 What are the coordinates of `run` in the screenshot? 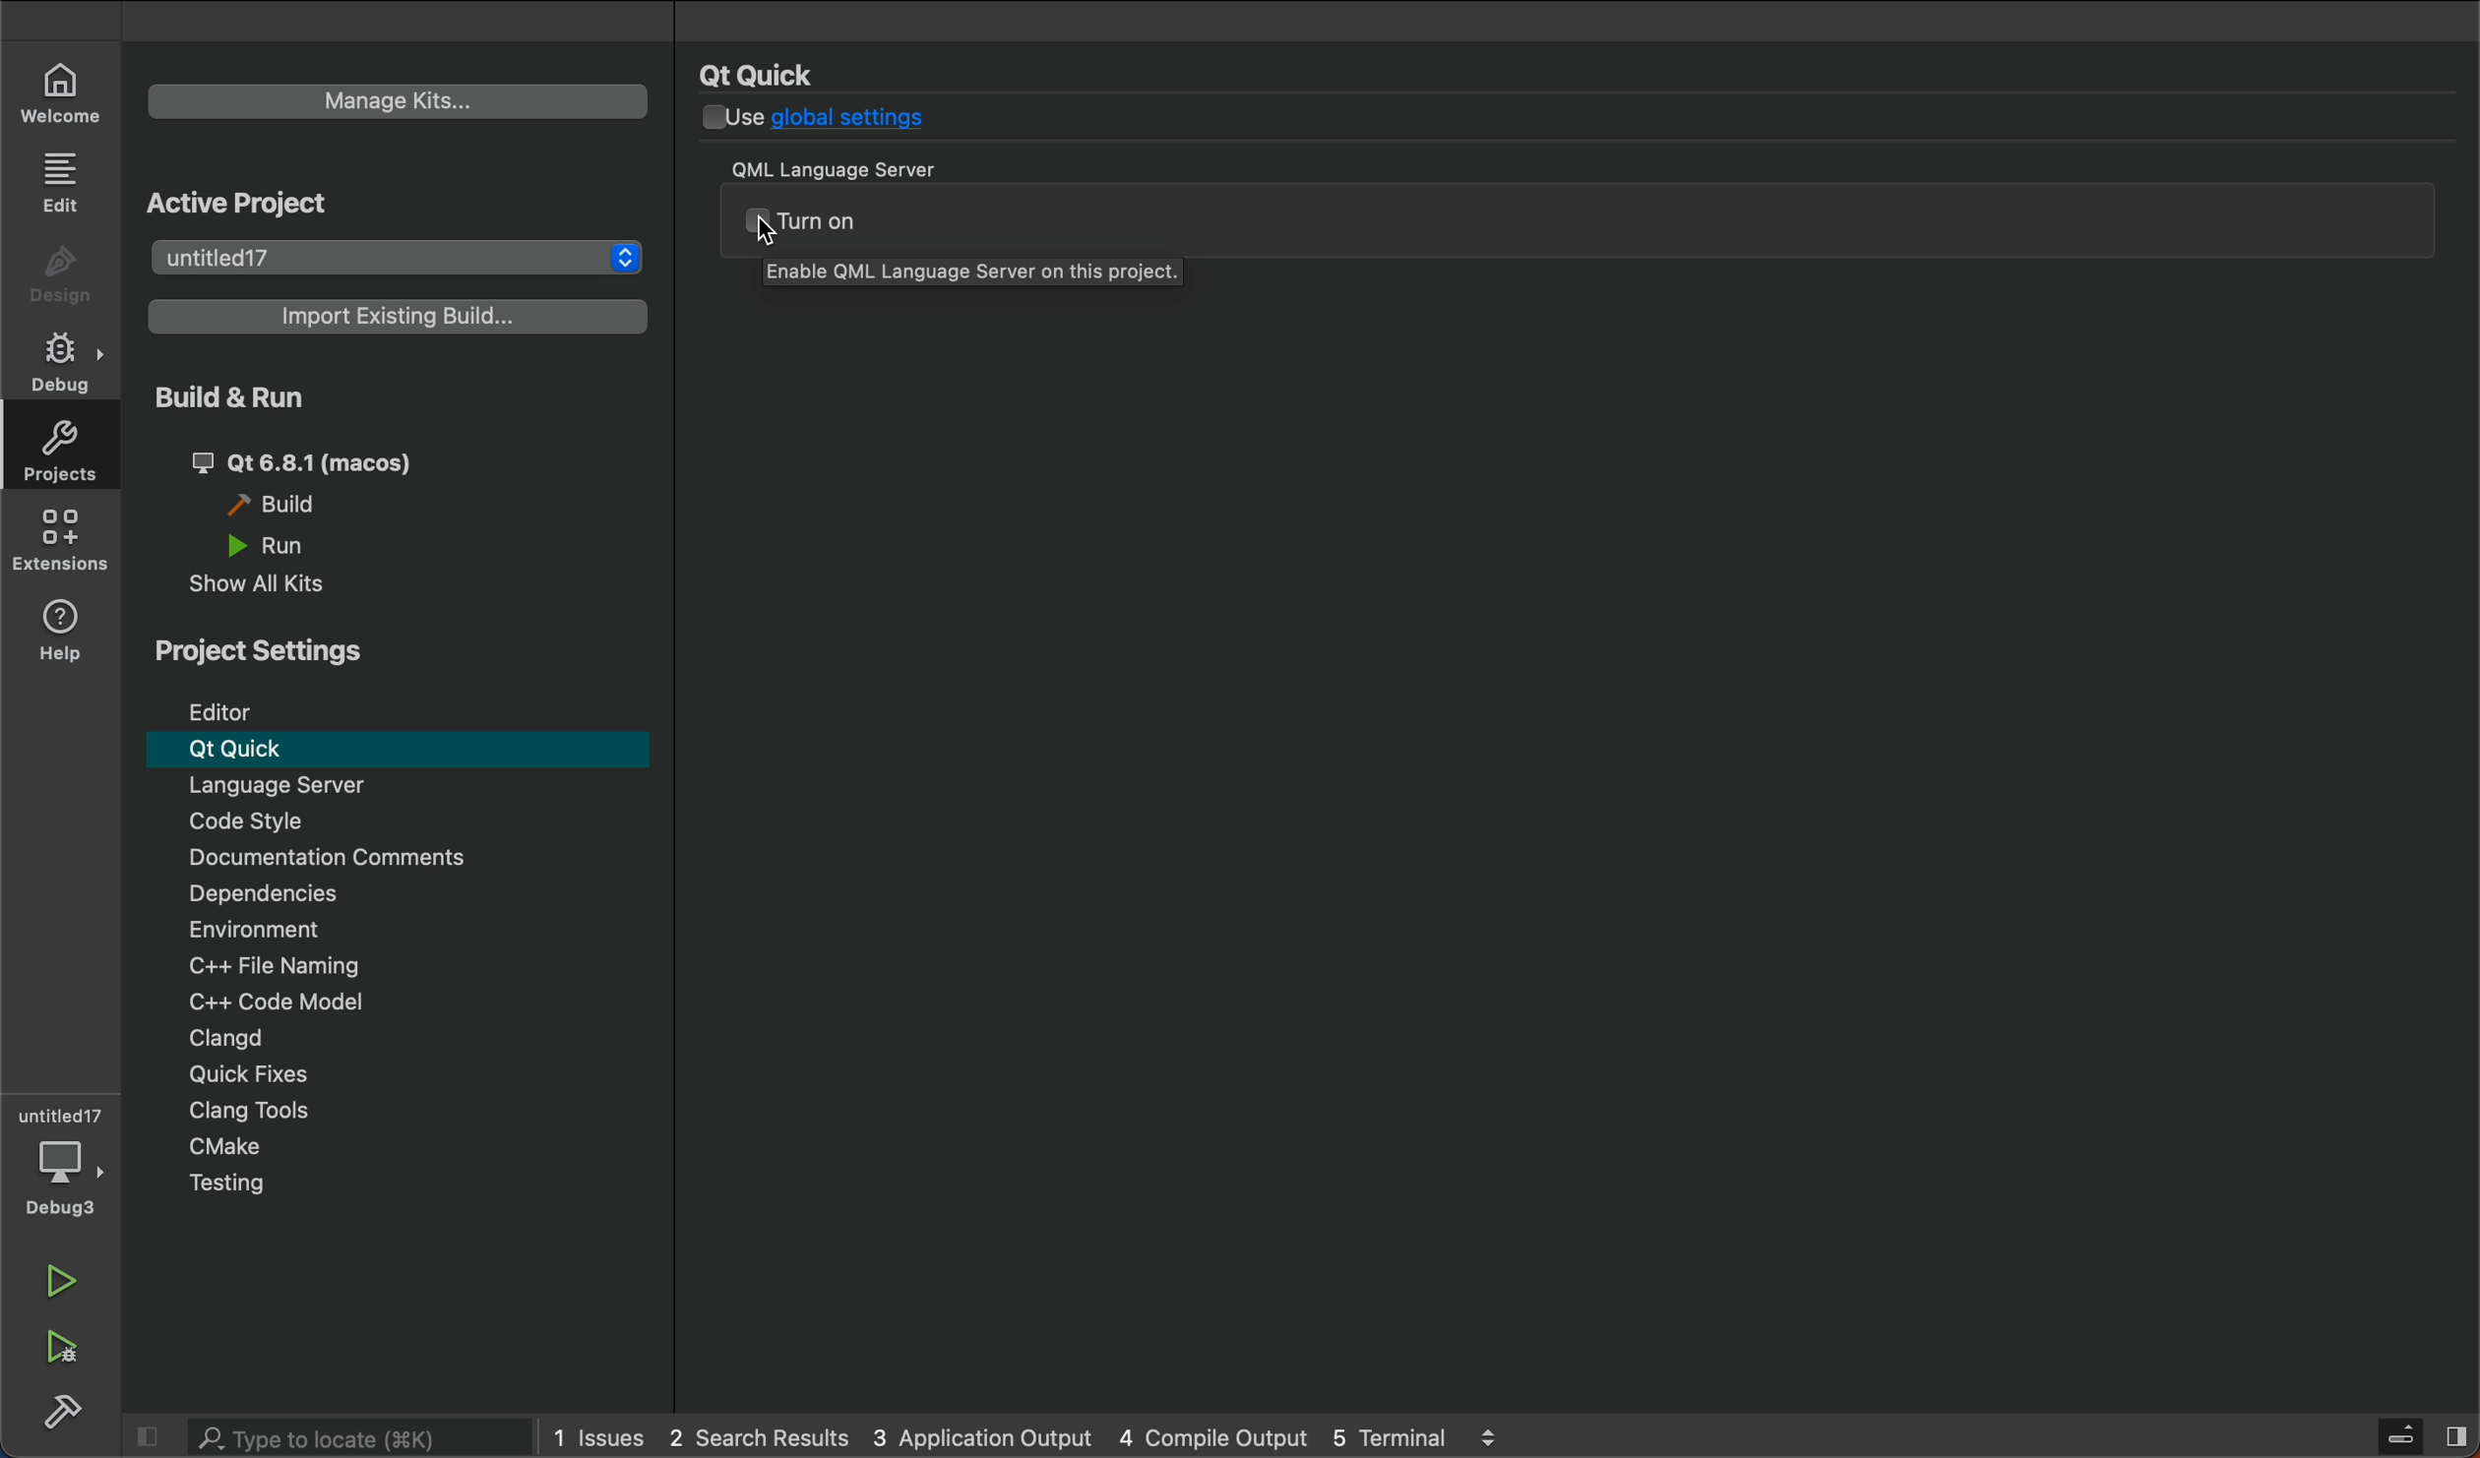 It's located at (277, 547).